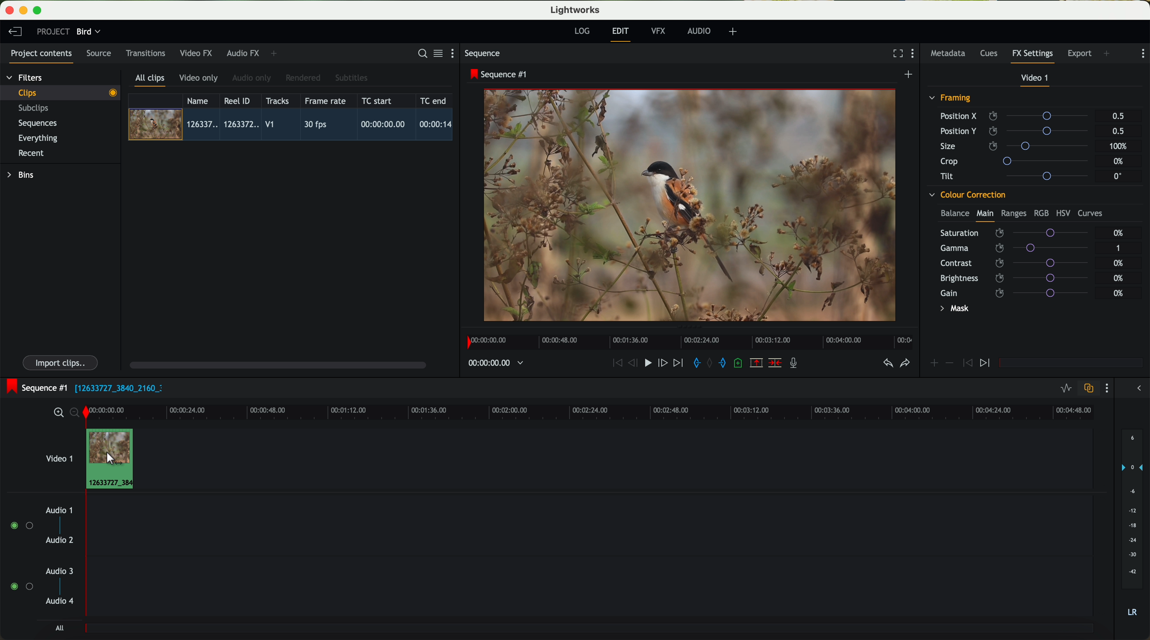 The height and width of the screenshot is (640, 1150). What do you see at coordinates (887, 363) in the screenshot?
I see `undo` at bounding box center [887, 363].